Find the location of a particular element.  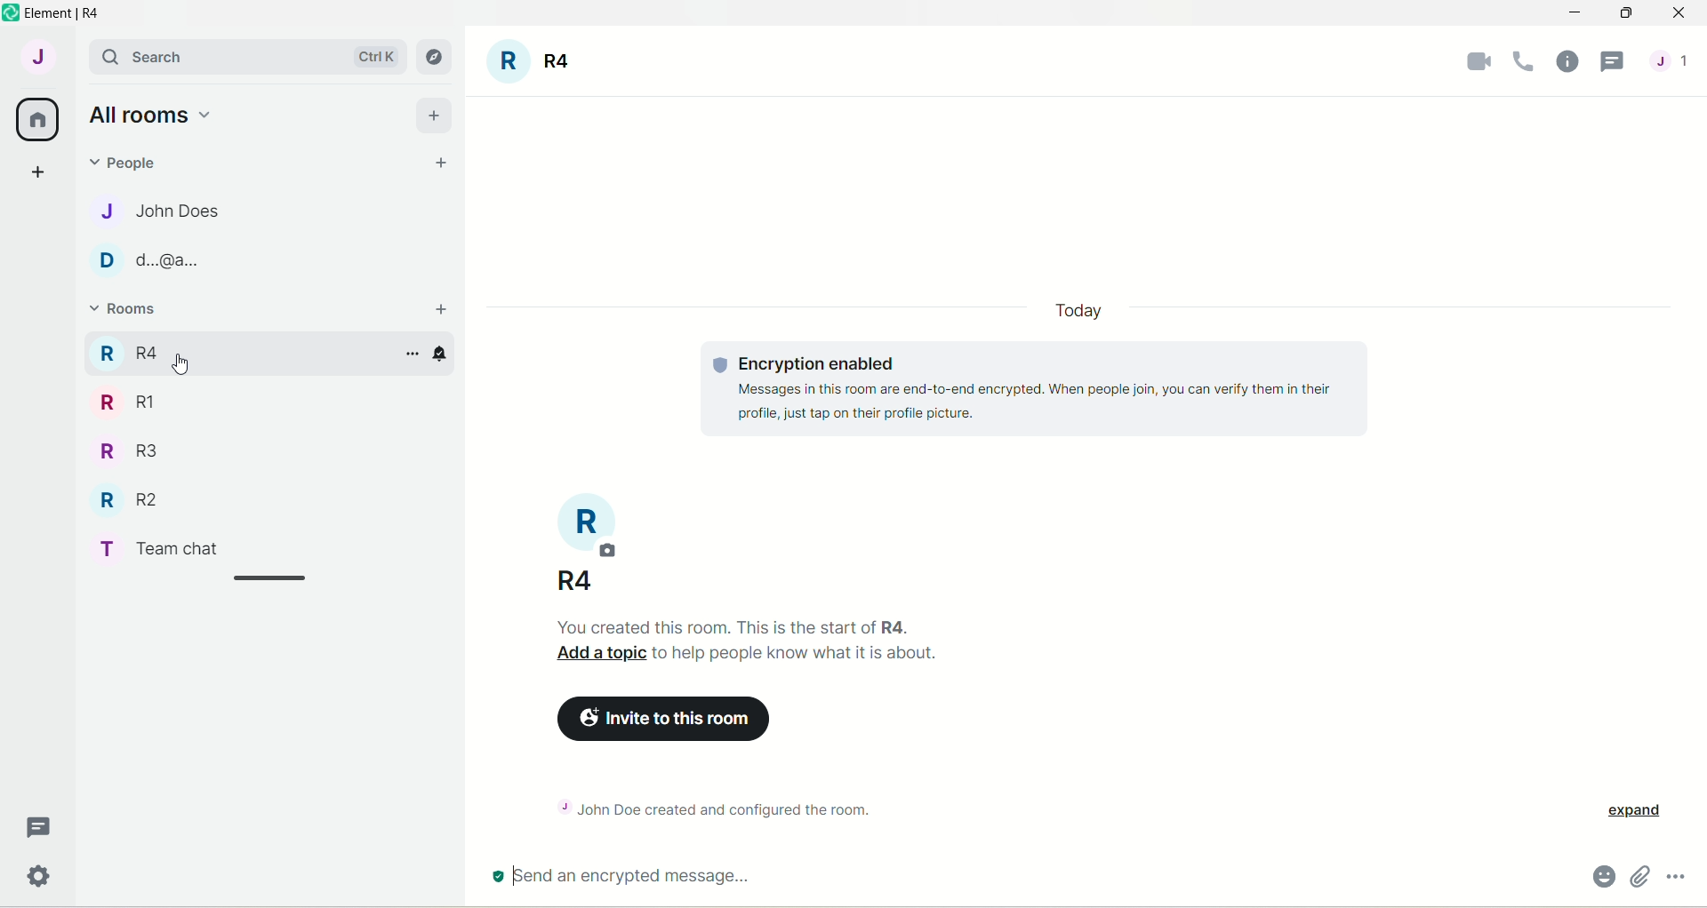

people is located at coordinates (1674, 61).